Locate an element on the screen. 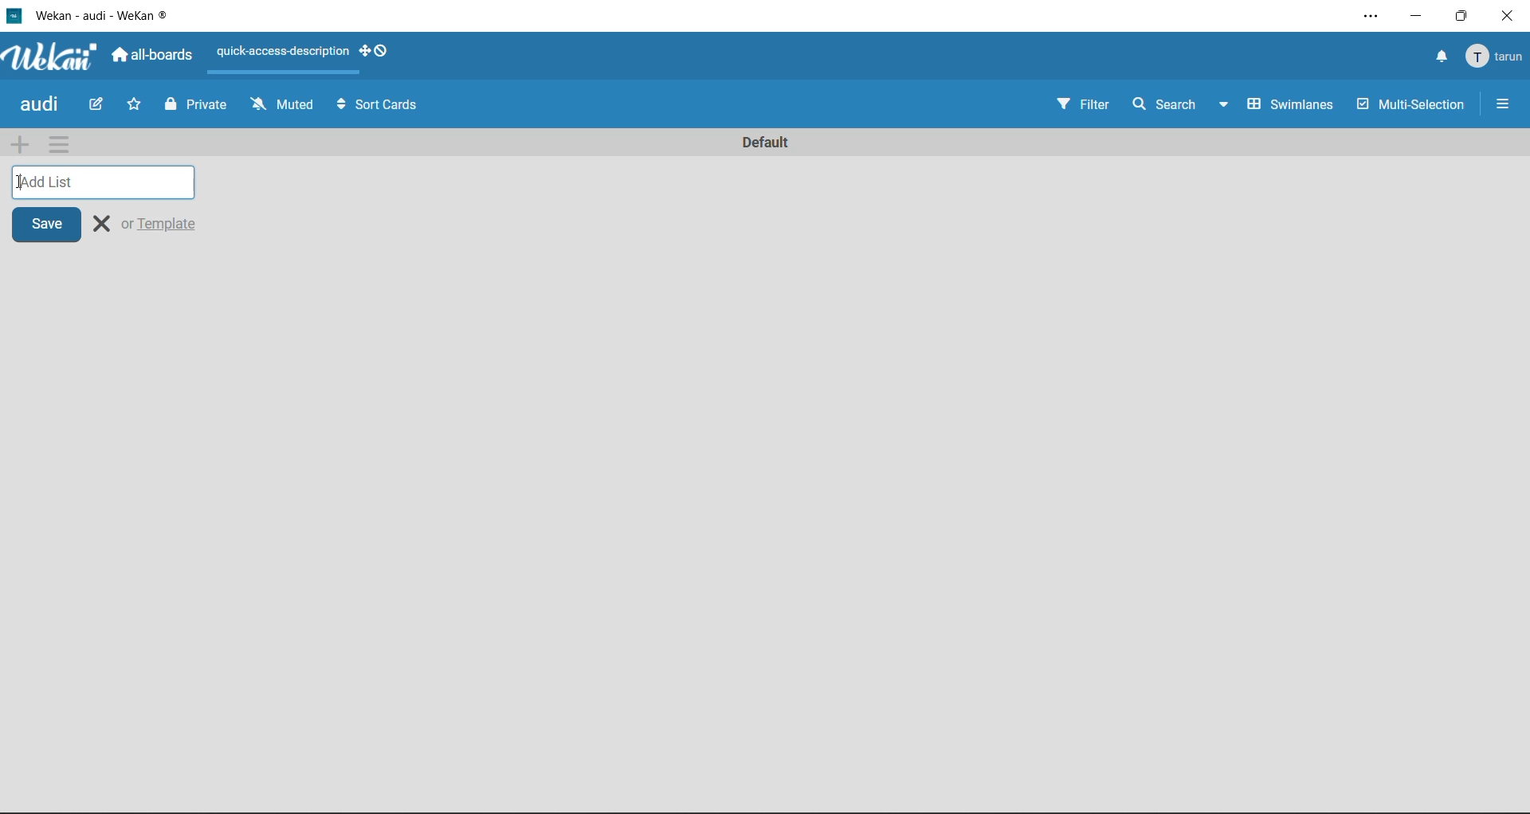  maximize is located at coordinates (1467, 15).